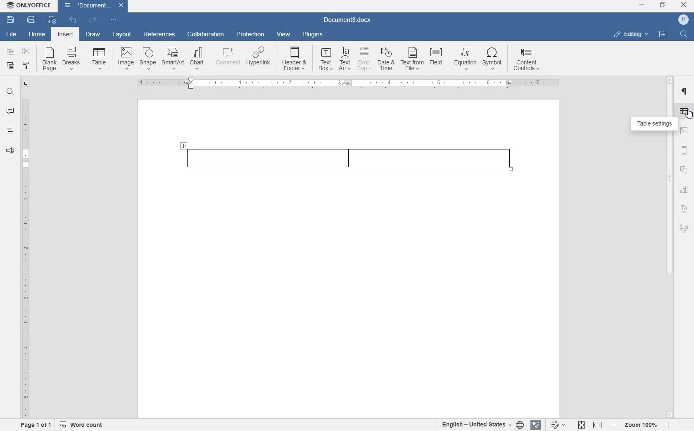 This screenshot has width=694, height=431. What do you see at coordinates (413, 60) in the screenshot?
I see `Text from file` at bounding box center [413, 60].